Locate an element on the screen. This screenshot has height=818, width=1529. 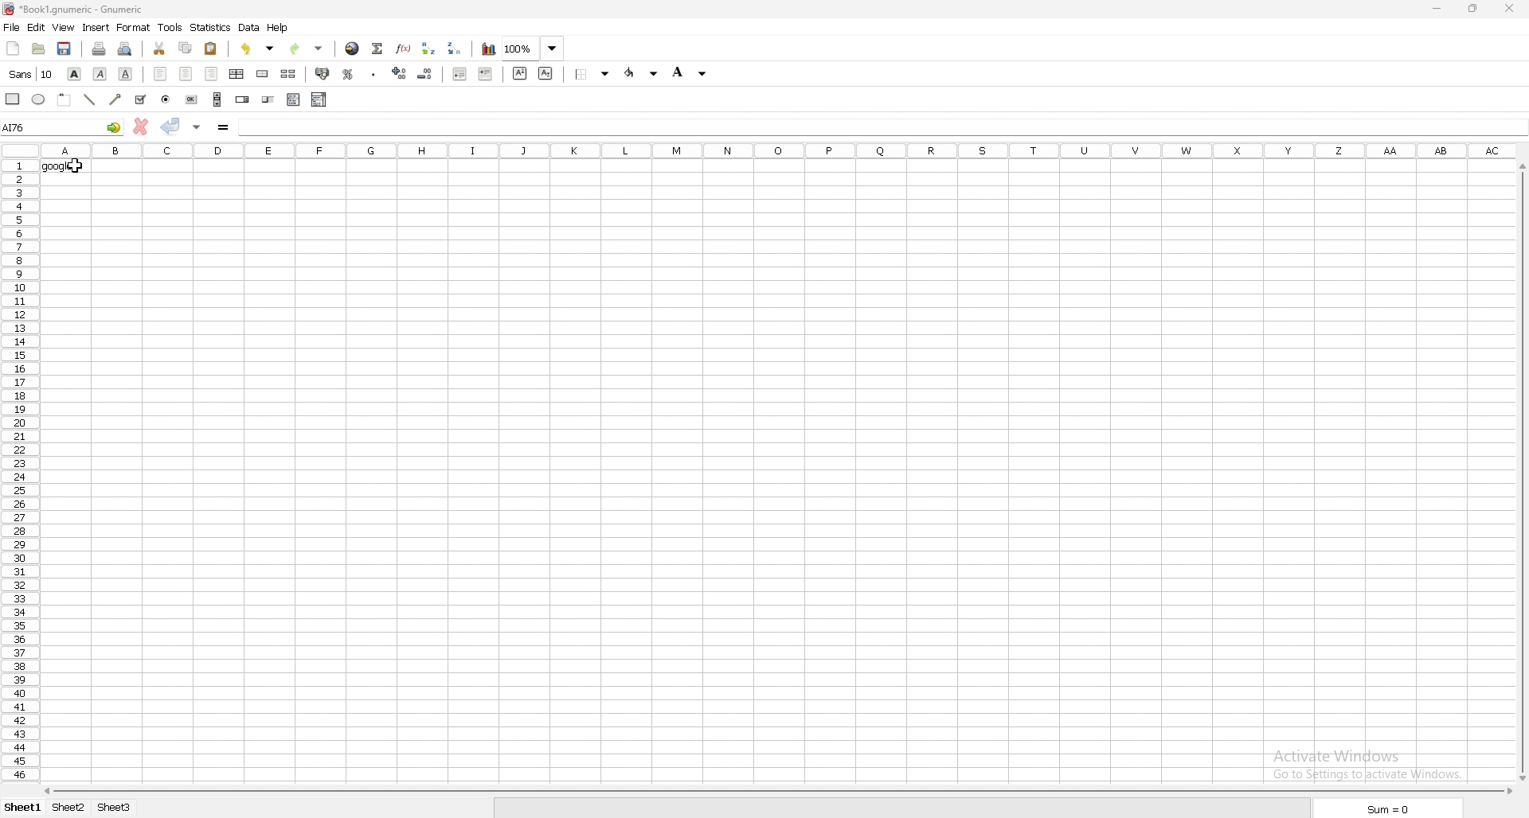
column is located at coordinates (779, 150).